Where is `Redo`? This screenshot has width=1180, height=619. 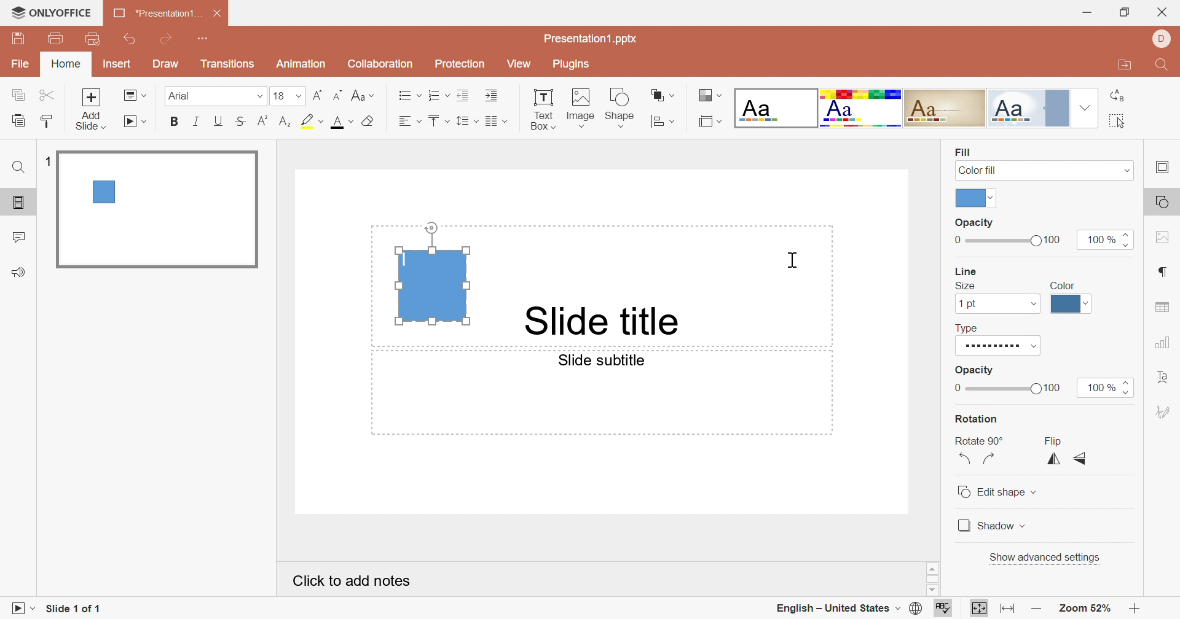
Redo is located at coordinates (174, 42).